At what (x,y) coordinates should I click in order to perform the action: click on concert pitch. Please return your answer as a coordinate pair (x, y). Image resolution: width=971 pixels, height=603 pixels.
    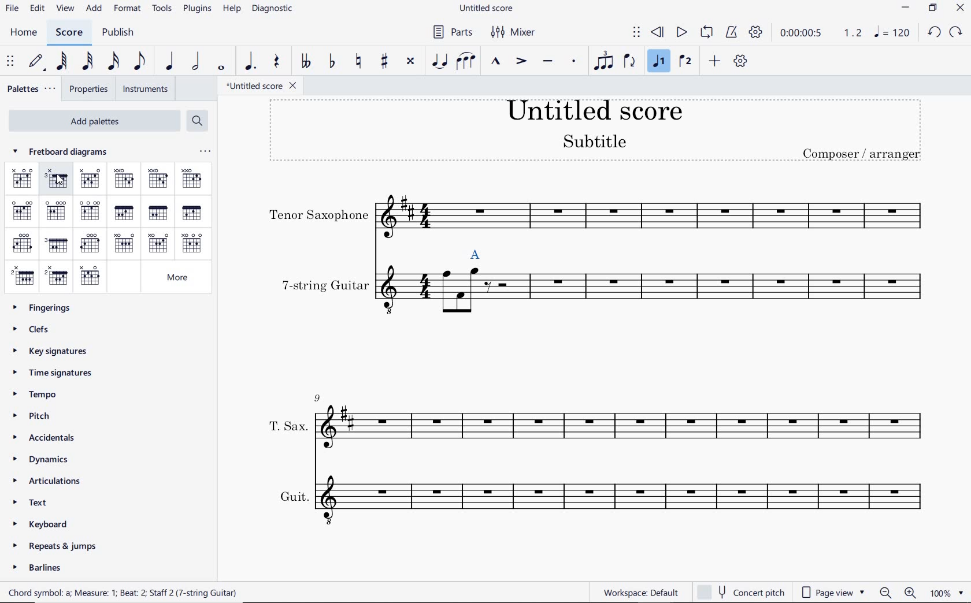
    Looking at the image, I should click on (742, 591).